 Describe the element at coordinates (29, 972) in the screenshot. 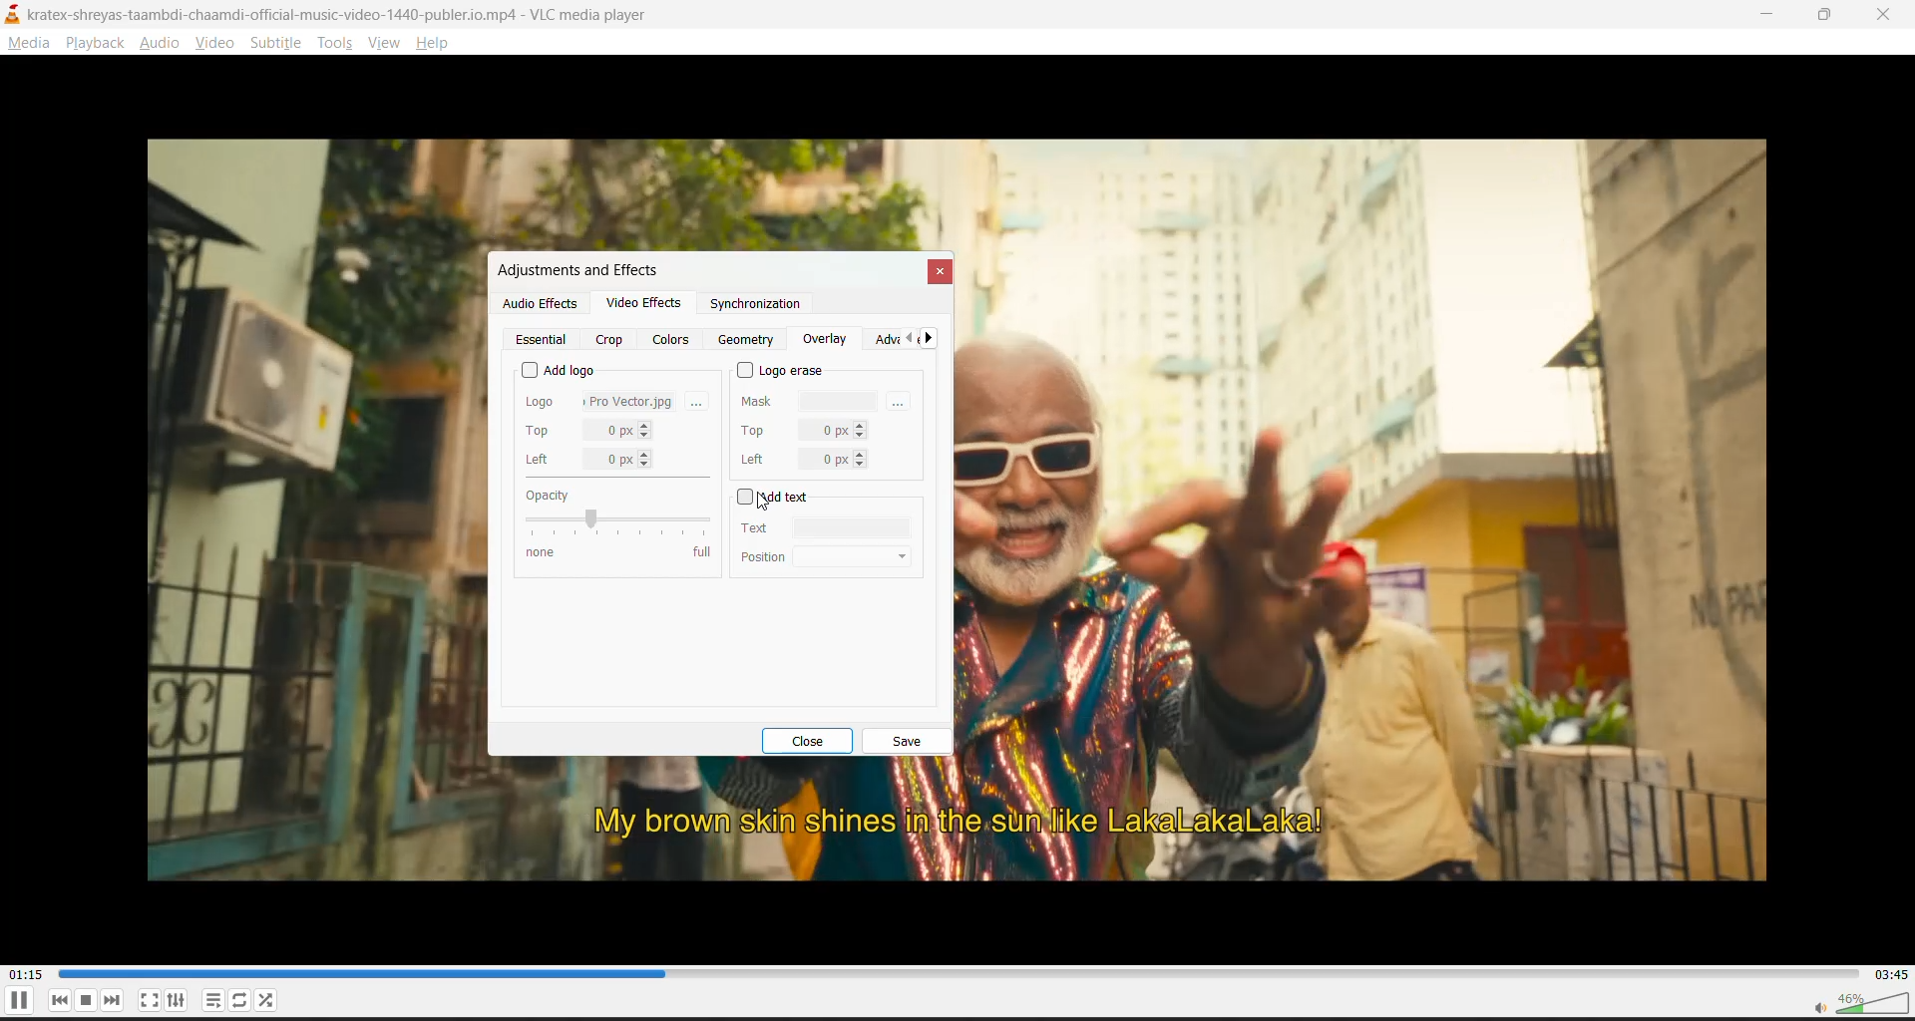

I see `current track time` at that location.